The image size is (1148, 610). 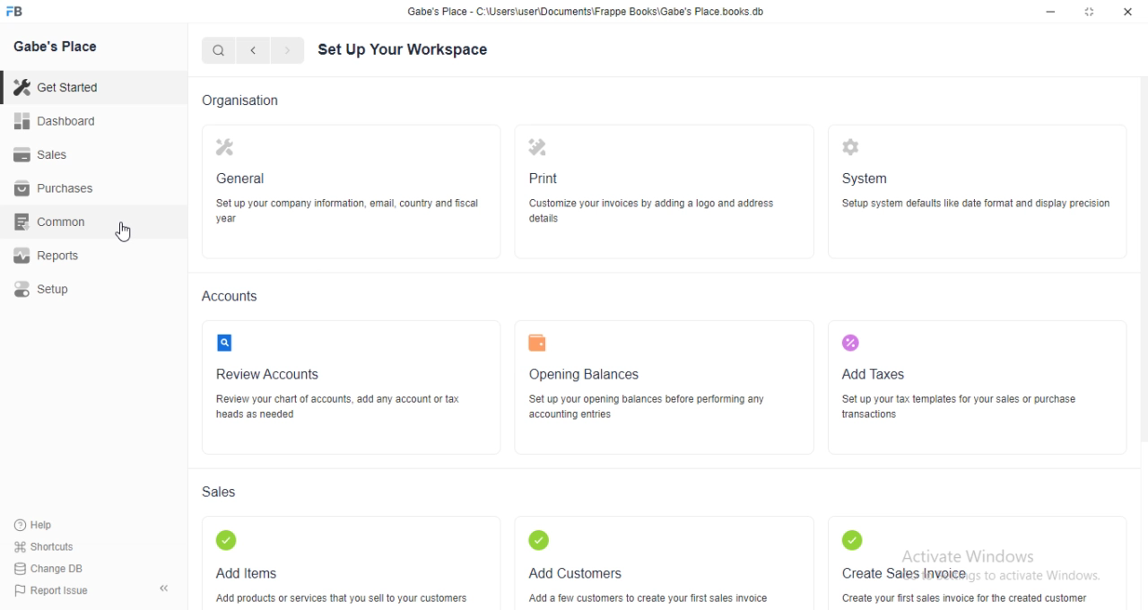 I want to click on Organisation, so click(x=243, y=100).